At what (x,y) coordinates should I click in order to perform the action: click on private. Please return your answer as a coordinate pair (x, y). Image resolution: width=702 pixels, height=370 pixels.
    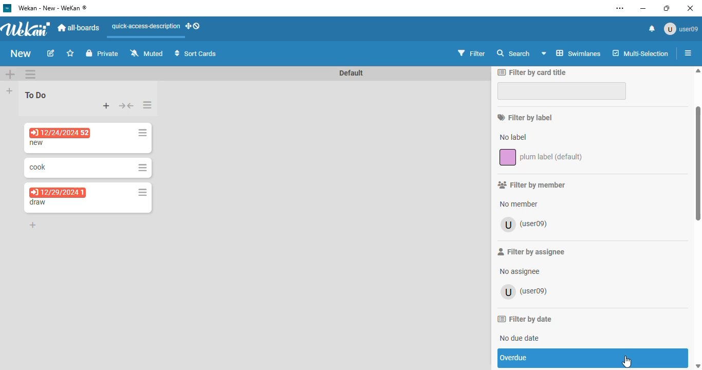
    Looking at the image, I should click on (102, 53).